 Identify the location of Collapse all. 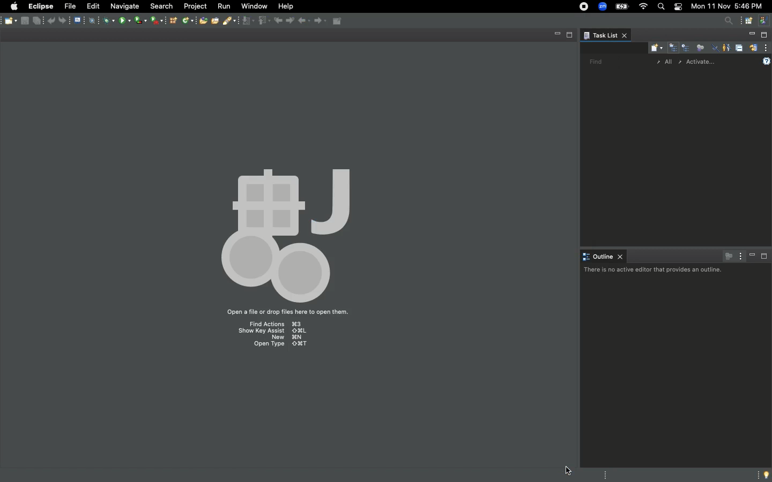
(739, 48).